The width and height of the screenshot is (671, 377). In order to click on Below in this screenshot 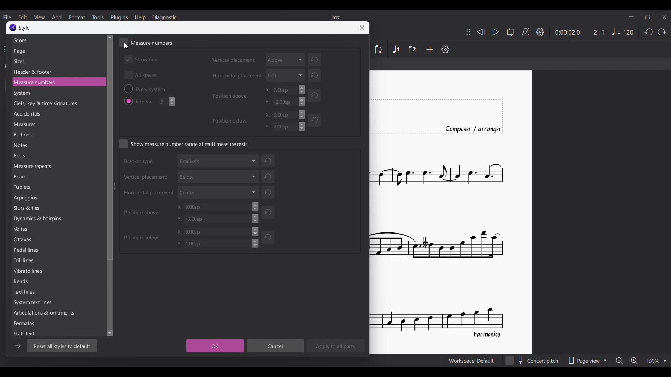, I will do `click(217, 176)`.